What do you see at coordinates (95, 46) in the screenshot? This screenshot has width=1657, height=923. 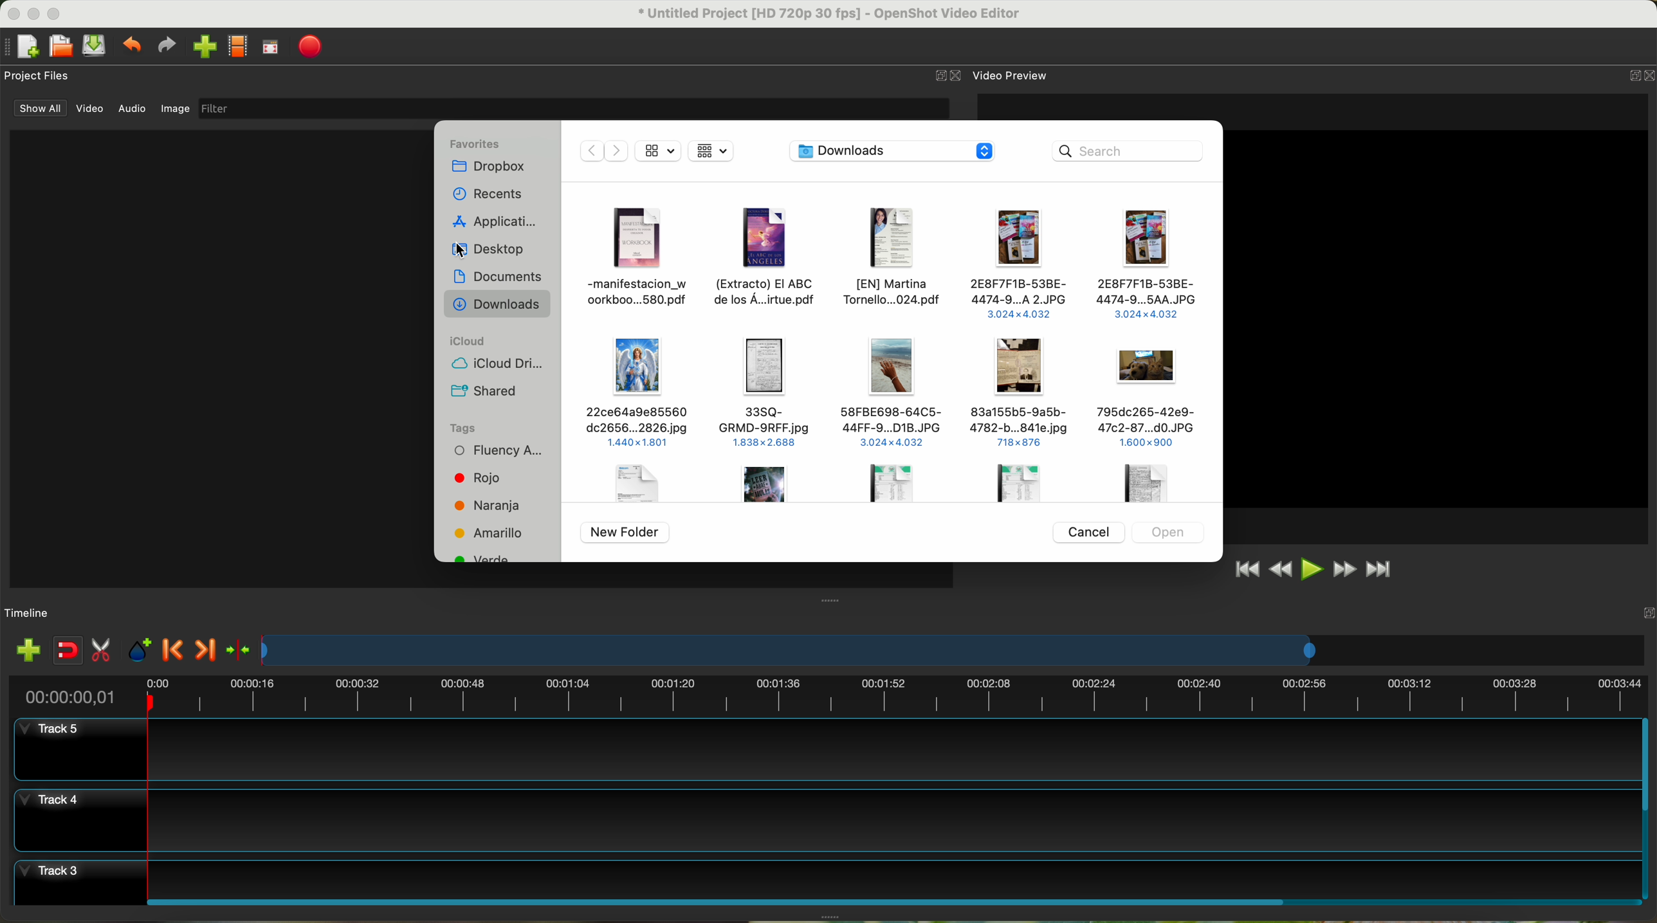 I see `save project` at bounding box center [95, 46].